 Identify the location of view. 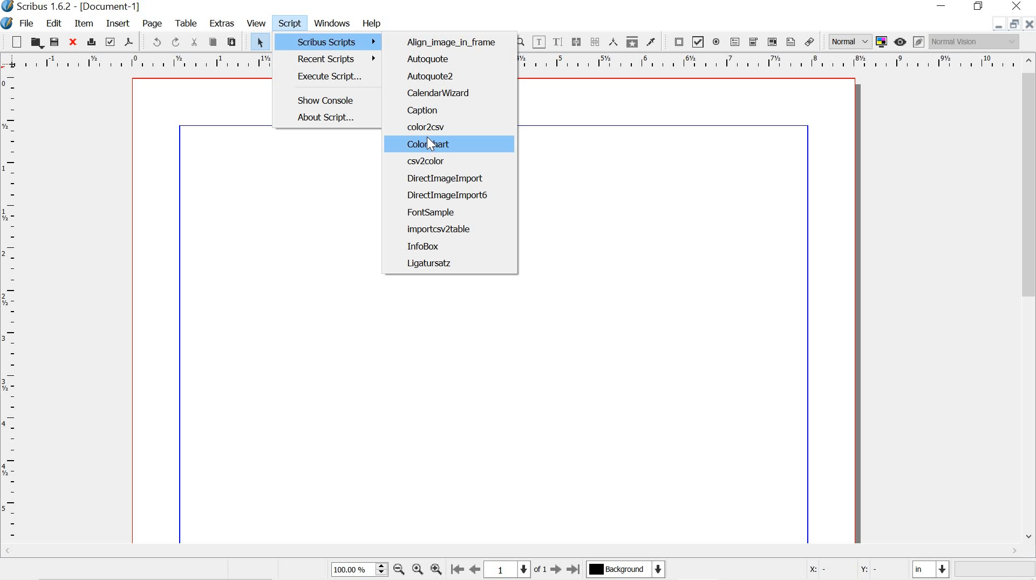
(257, 22).